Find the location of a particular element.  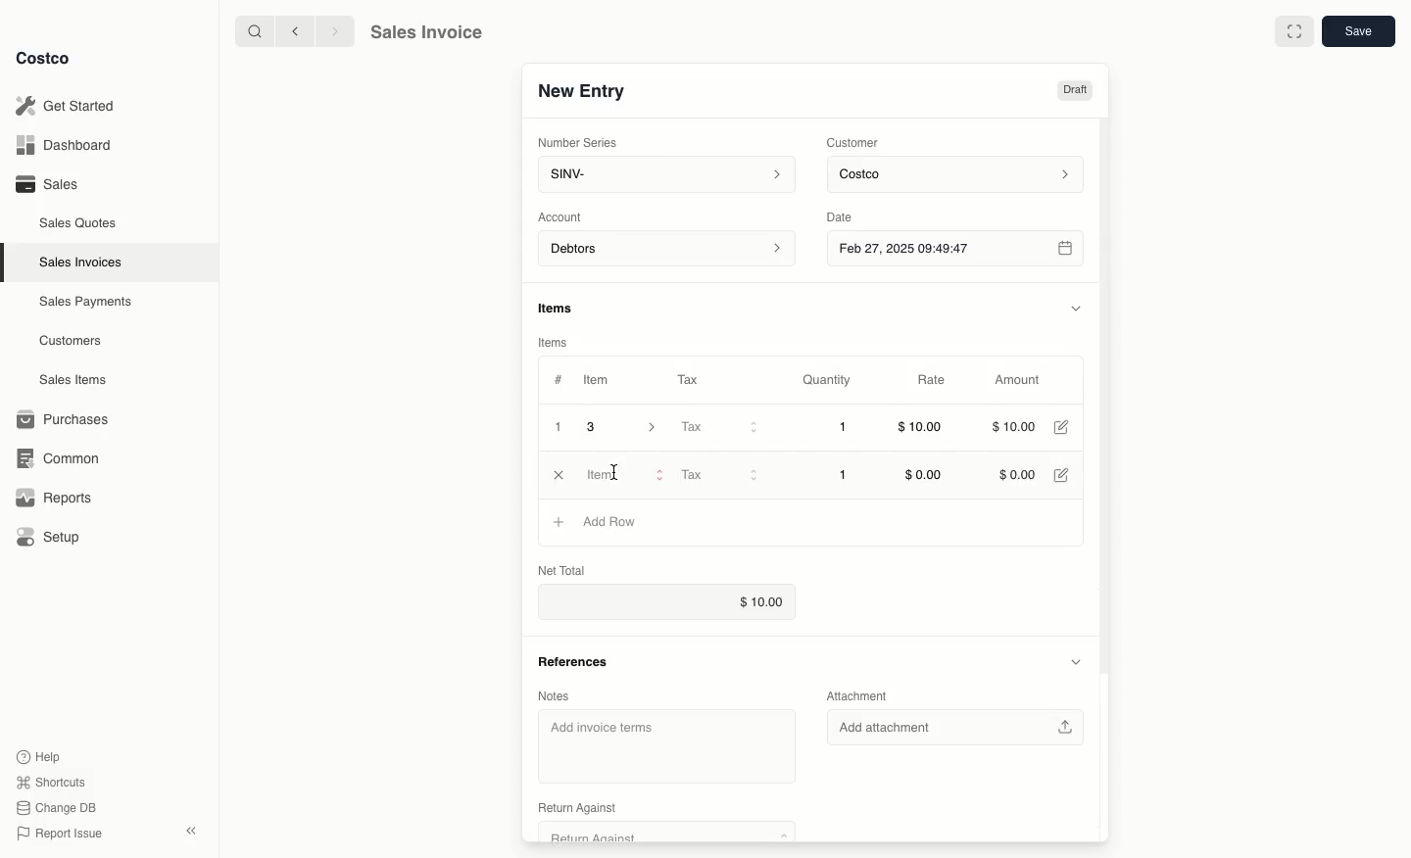

Add is located at coordinates (557, 522).